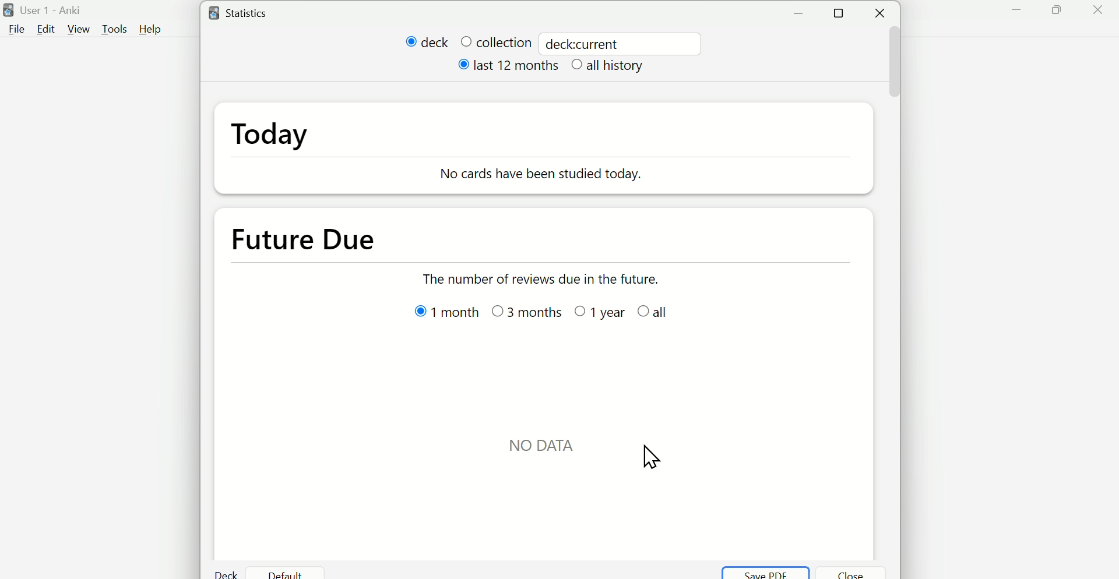  I want to click on User 1 - Anki, so click(49, 10).